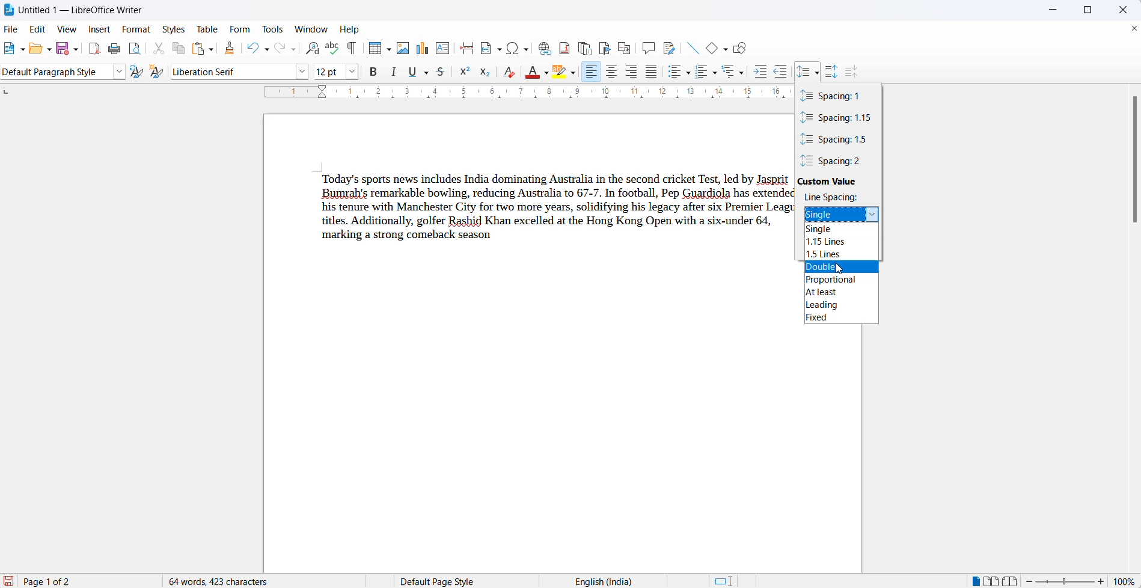  What do you see at coordinates (60, 49) in the screenshot?
I see `save` at bounding box center [60, 49].